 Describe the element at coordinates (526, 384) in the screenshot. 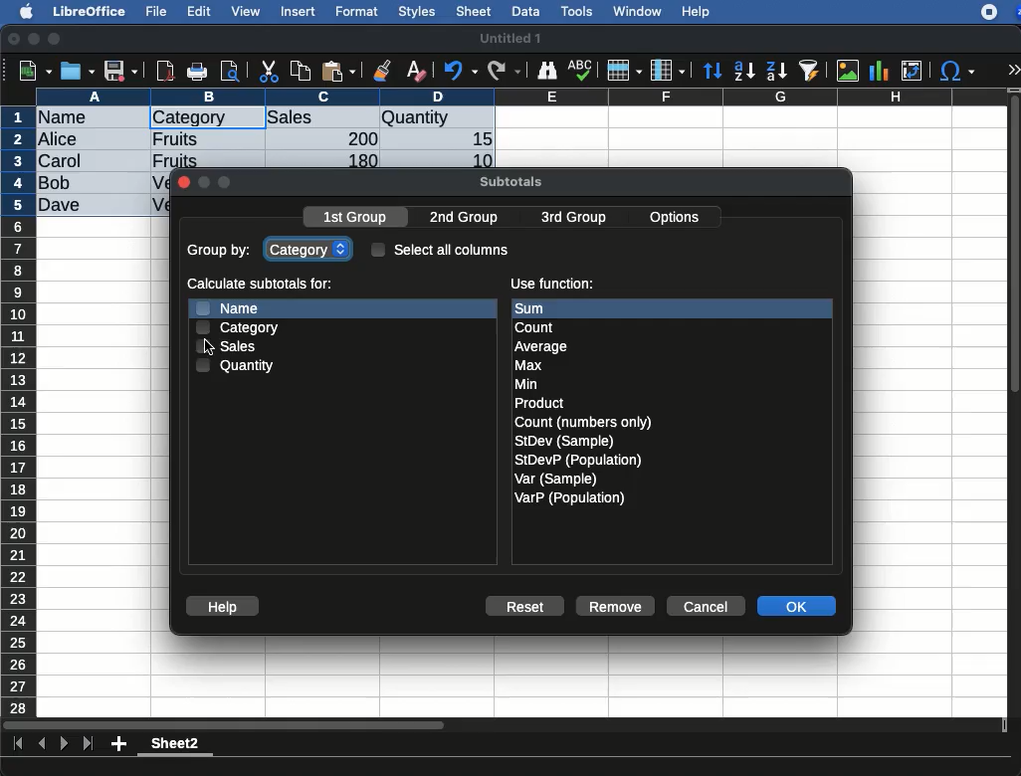

I see `Min` at that location.